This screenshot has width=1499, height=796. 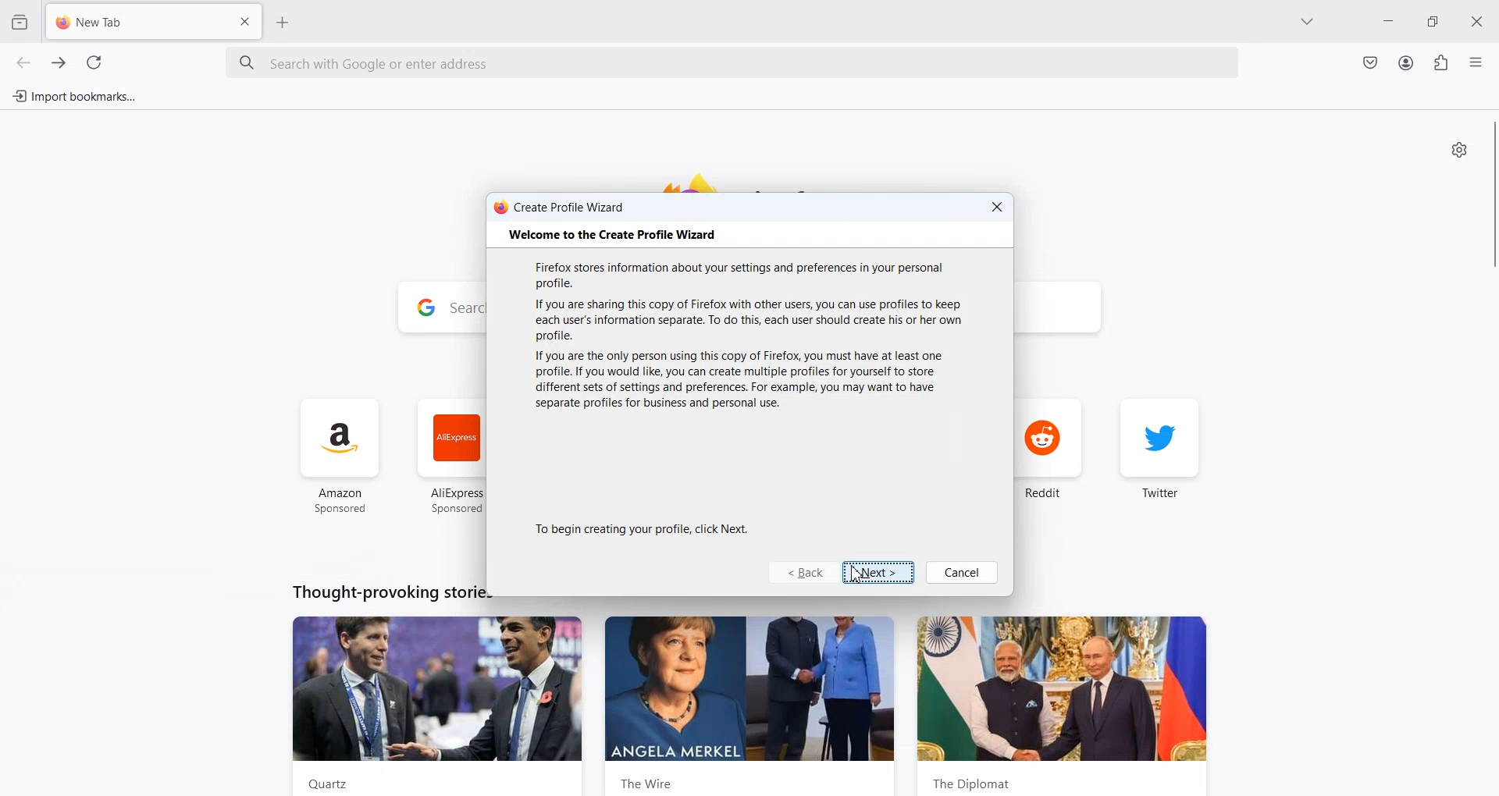 What do you see at coordinates (343, 457) in the screenshot?
I see `amazon` at bounding box center [343, 457].